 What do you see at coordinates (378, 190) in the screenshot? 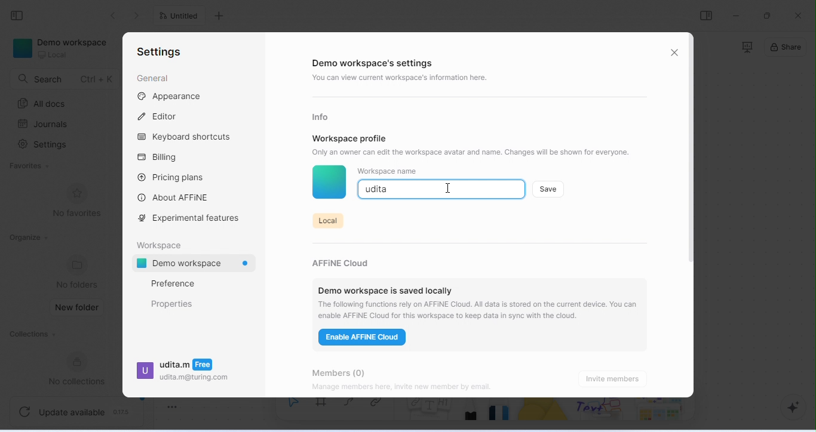
I see `udita` at bounding box center [378, 190].